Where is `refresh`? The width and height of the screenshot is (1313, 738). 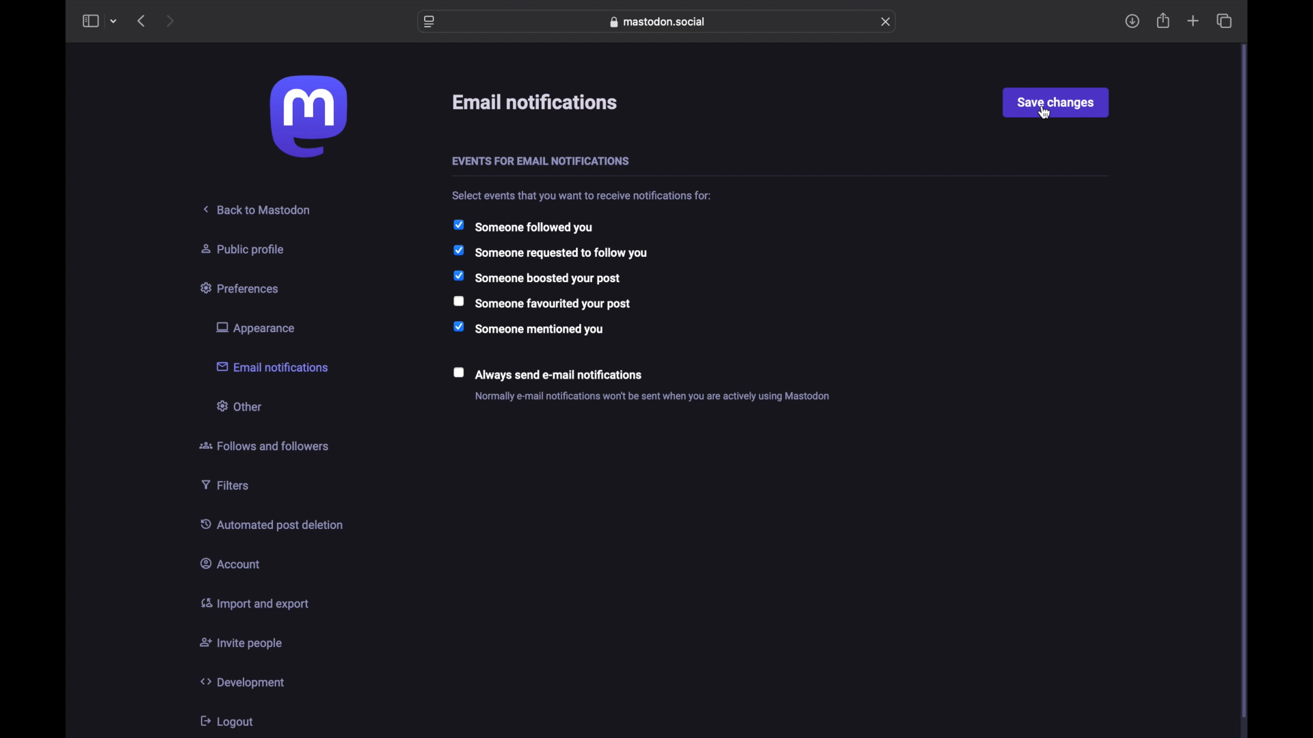 refresh is located at coordinates (885, 21).